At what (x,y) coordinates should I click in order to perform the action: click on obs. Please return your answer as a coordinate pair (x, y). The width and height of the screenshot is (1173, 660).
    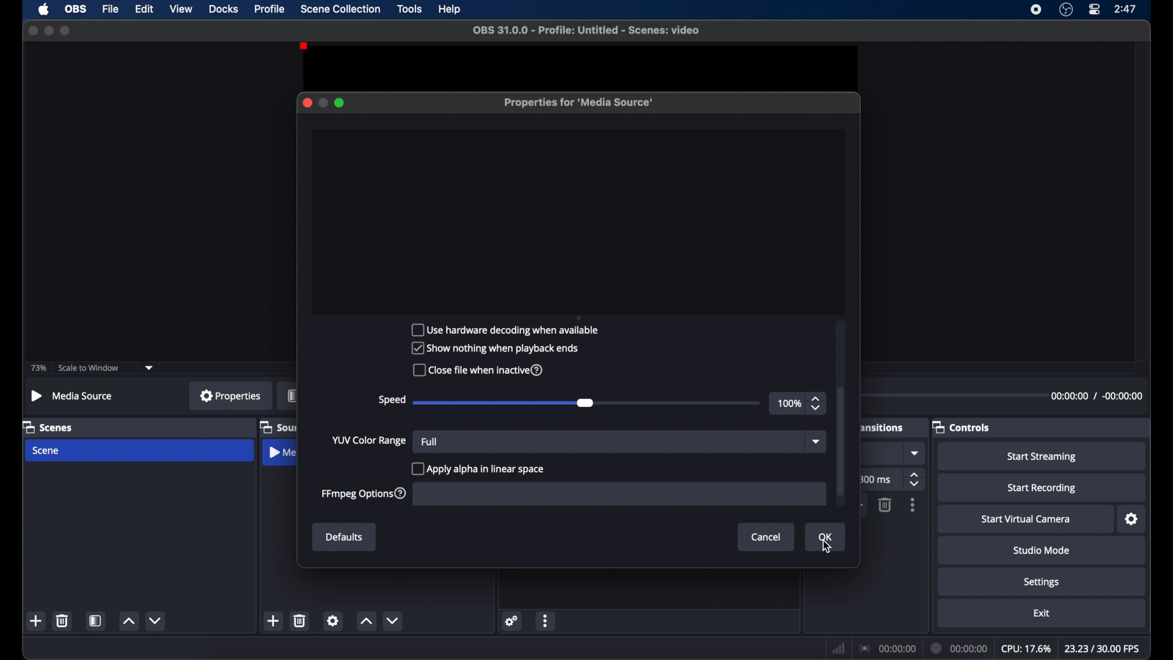
    Looking at the image, I should click on (76, 9).